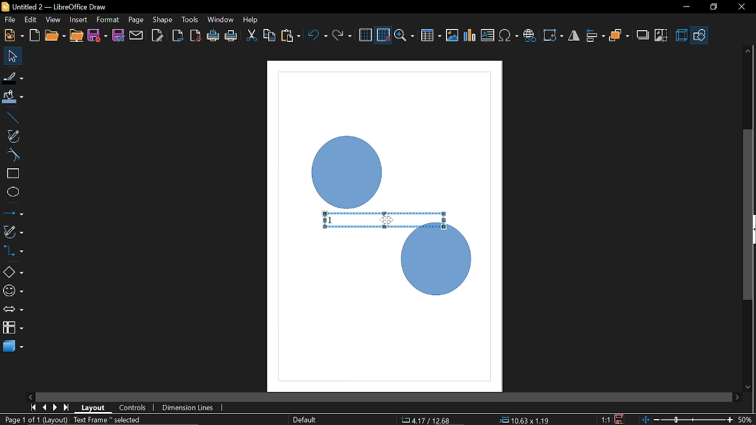 This screenshot has height=425, width=756. What do you see at coordinates (748, 166) in the screenshot?
I see `vertical scrollbar` at bounding box center [748, 166].